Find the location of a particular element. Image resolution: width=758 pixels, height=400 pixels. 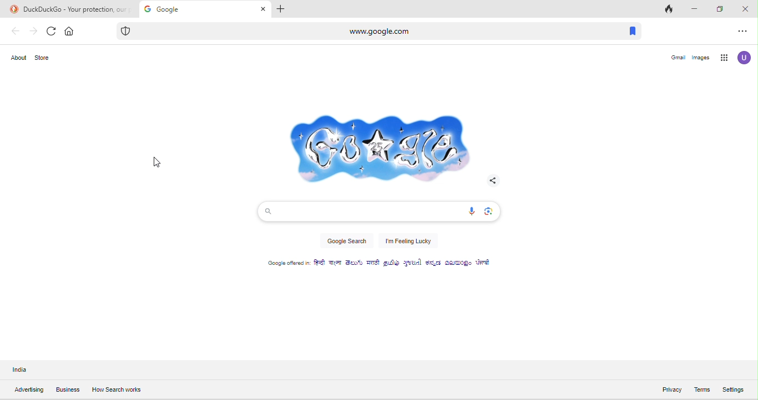

Share is located at coordinates (492, 180).